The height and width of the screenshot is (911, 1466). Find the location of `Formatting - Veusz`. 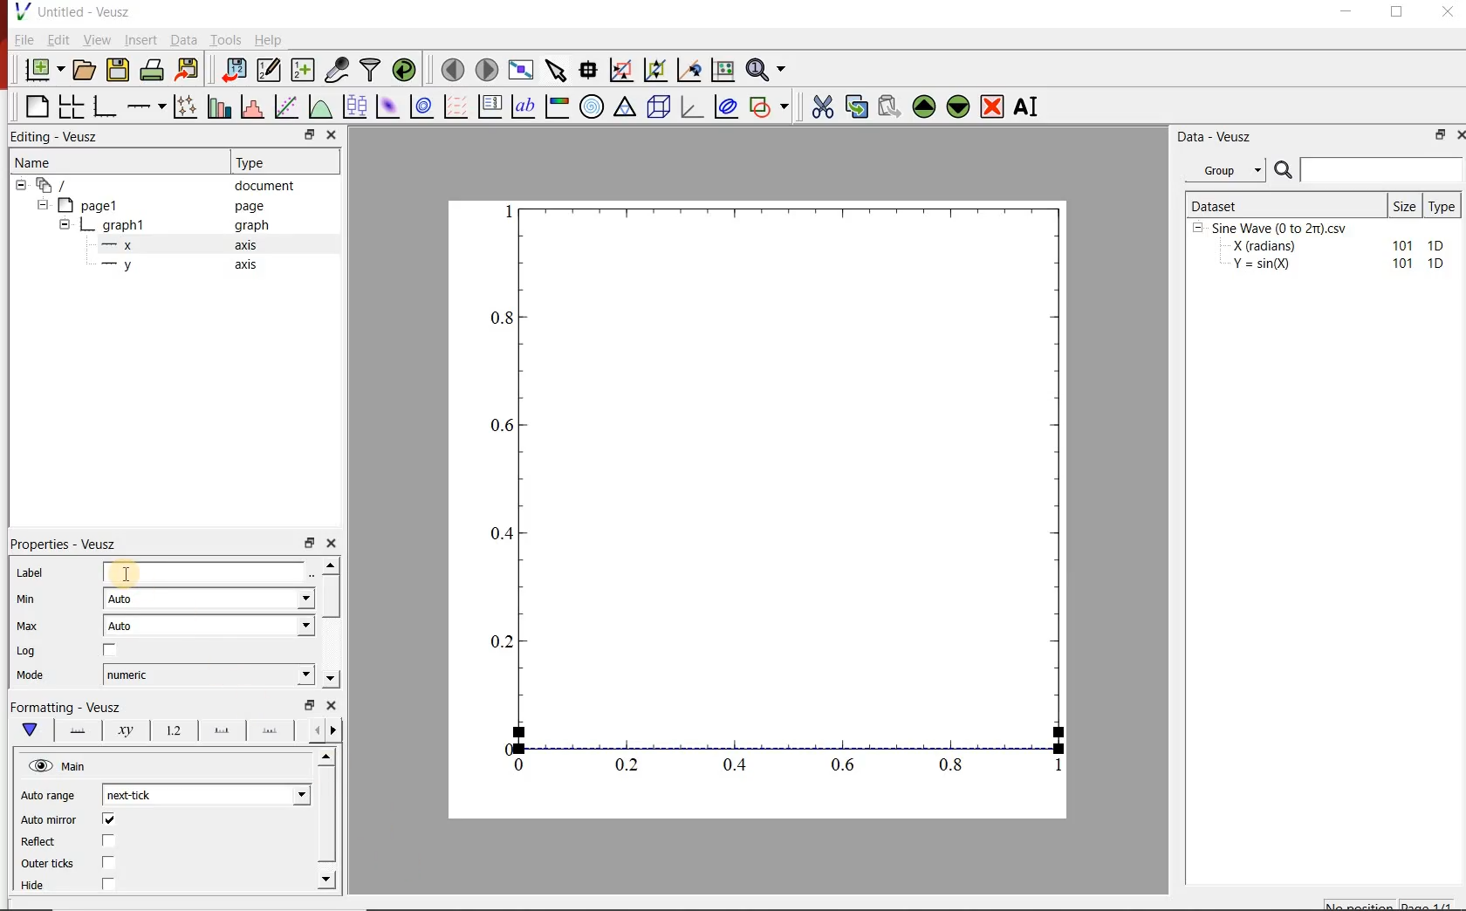

Formatting - Veusz is located at coordinates (65, 705).